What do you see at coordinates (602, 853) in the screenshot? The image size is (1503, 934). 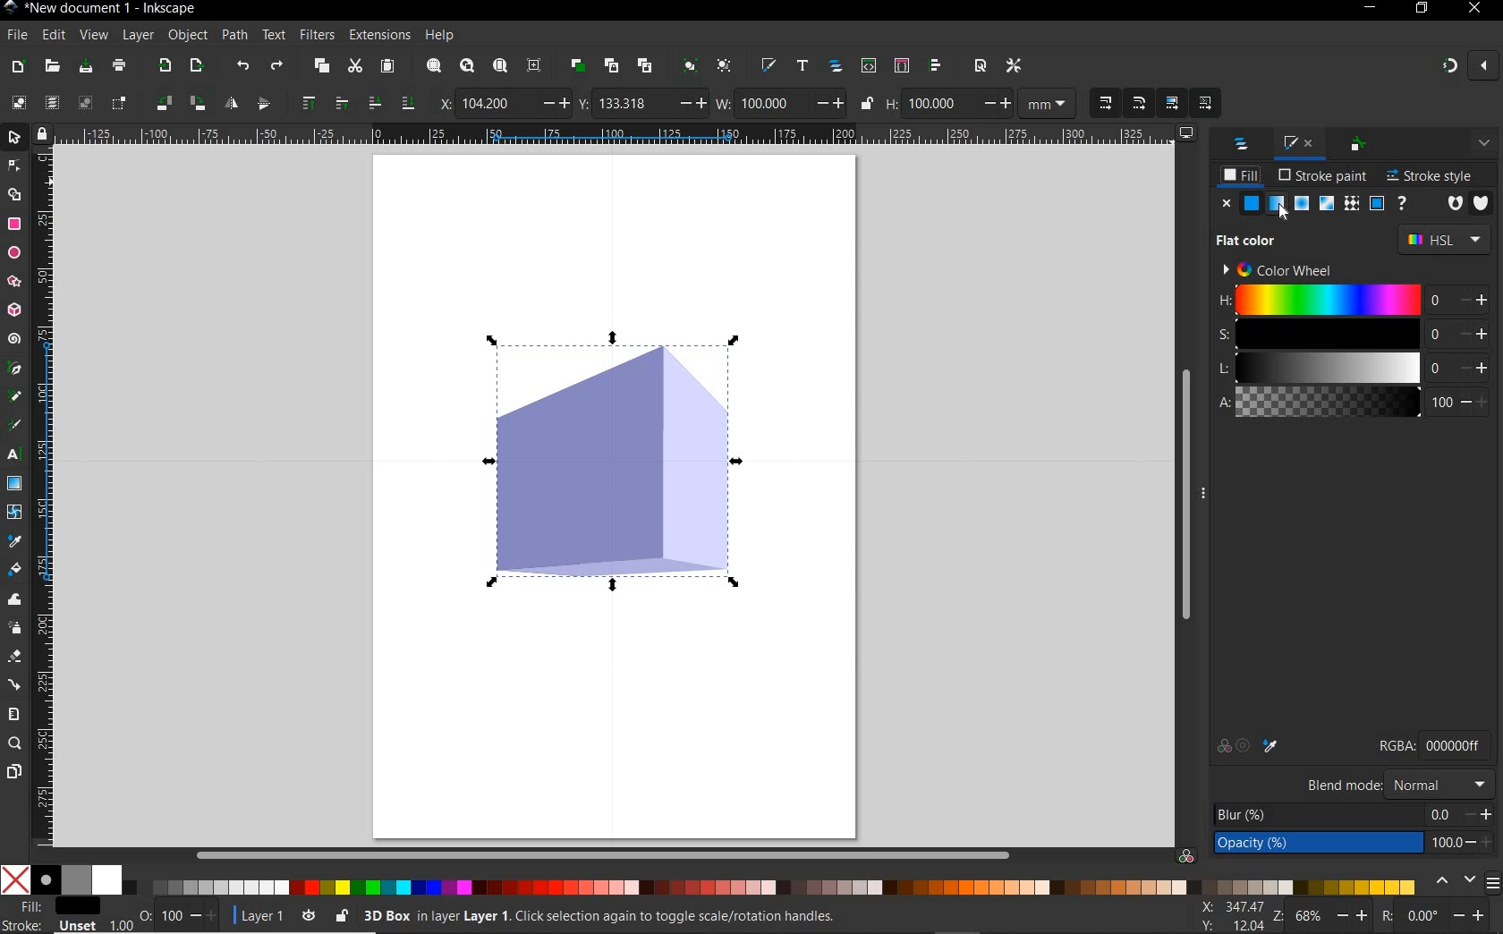 I see `SCROLLBAR` at bounding box center [602, 853].